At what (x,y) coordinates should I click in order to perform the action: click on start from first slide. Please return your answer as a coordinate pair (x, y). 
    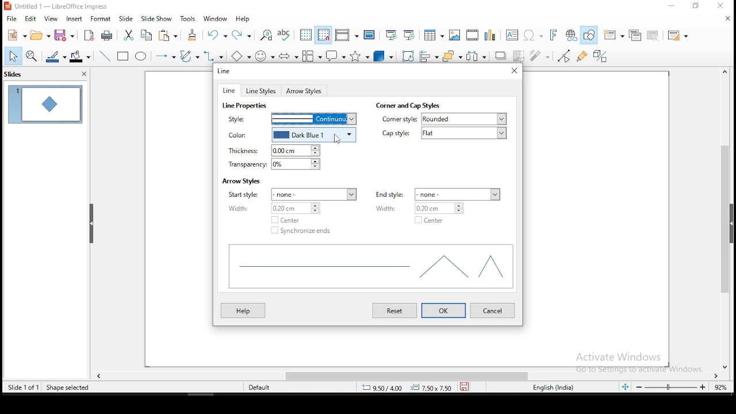
    Looking at the image, I should click on (390, 34).